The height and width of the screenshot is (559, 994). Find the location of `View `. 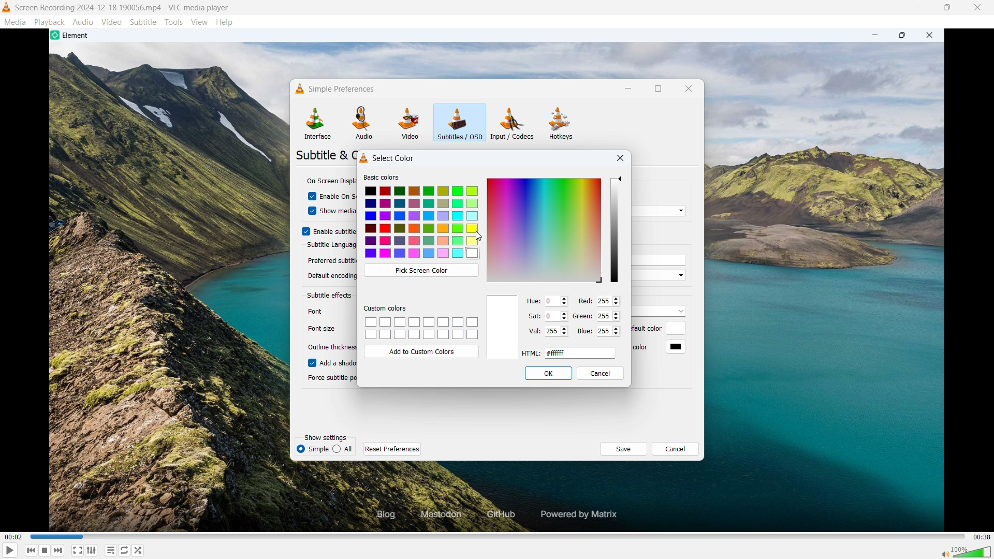

View  is located at coordinates (200, 22).